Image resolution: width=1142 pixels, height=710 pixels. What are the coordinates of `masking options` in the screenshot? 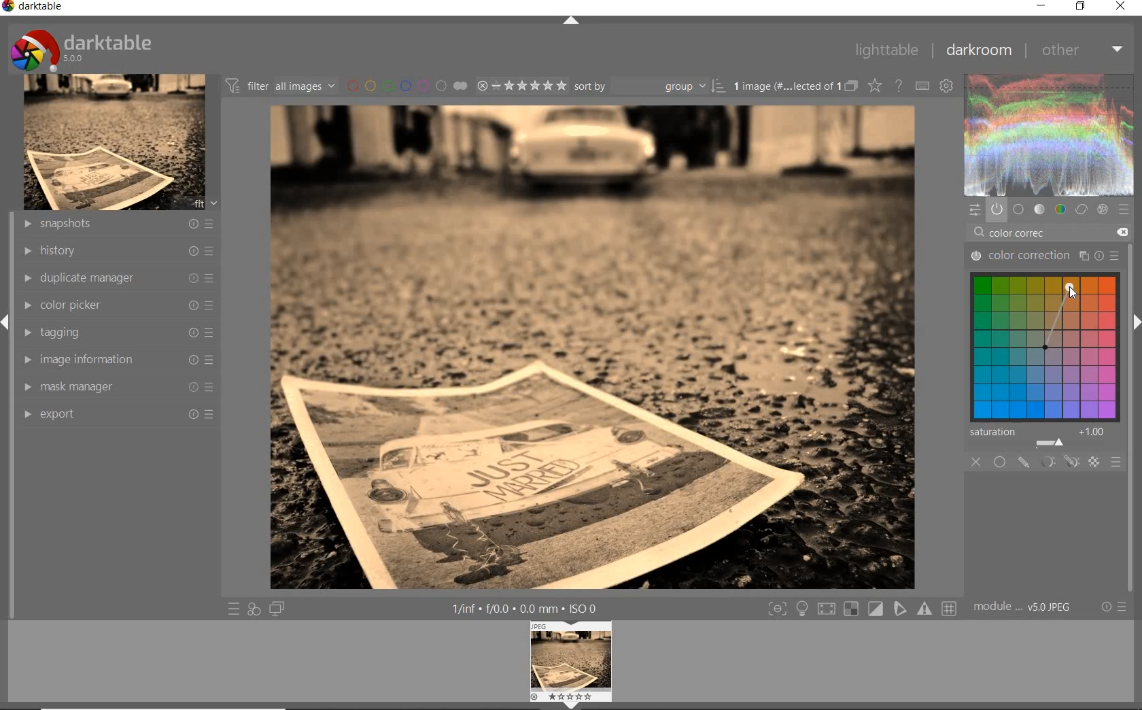 It's located at (1057, 462).